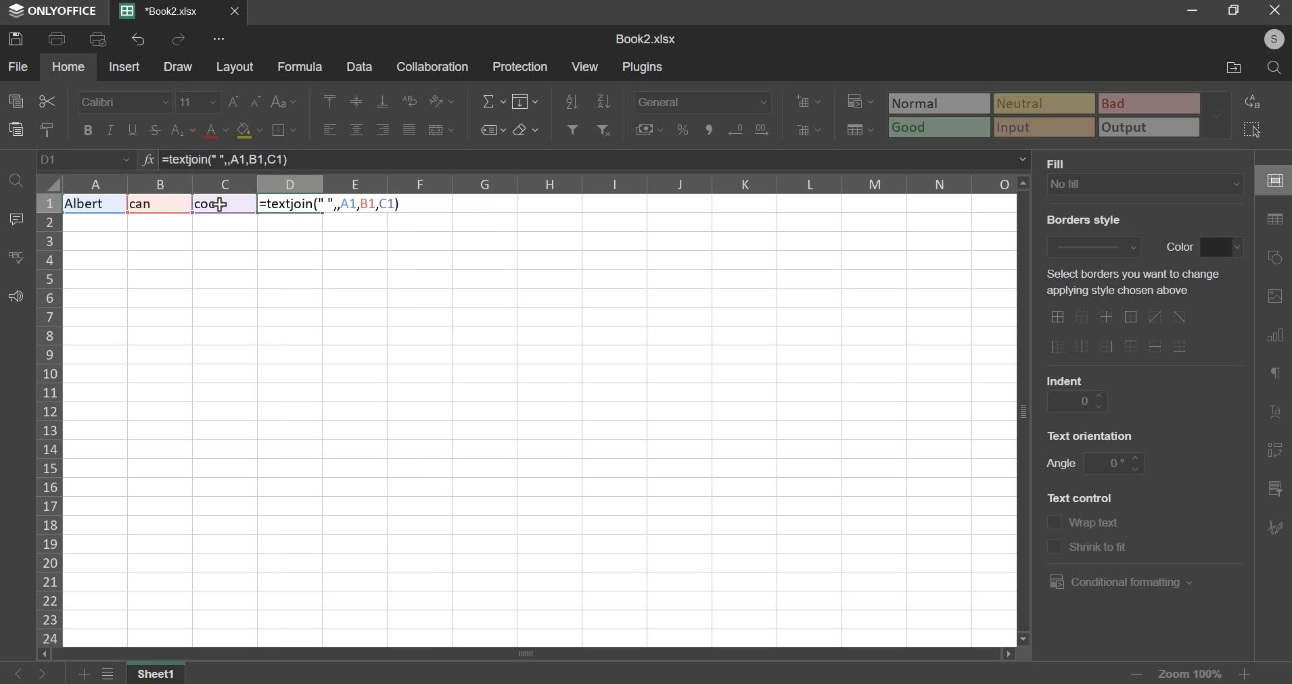 This screenshot has width=1292, height=684. I want to click on indent, so click(1078, 401).